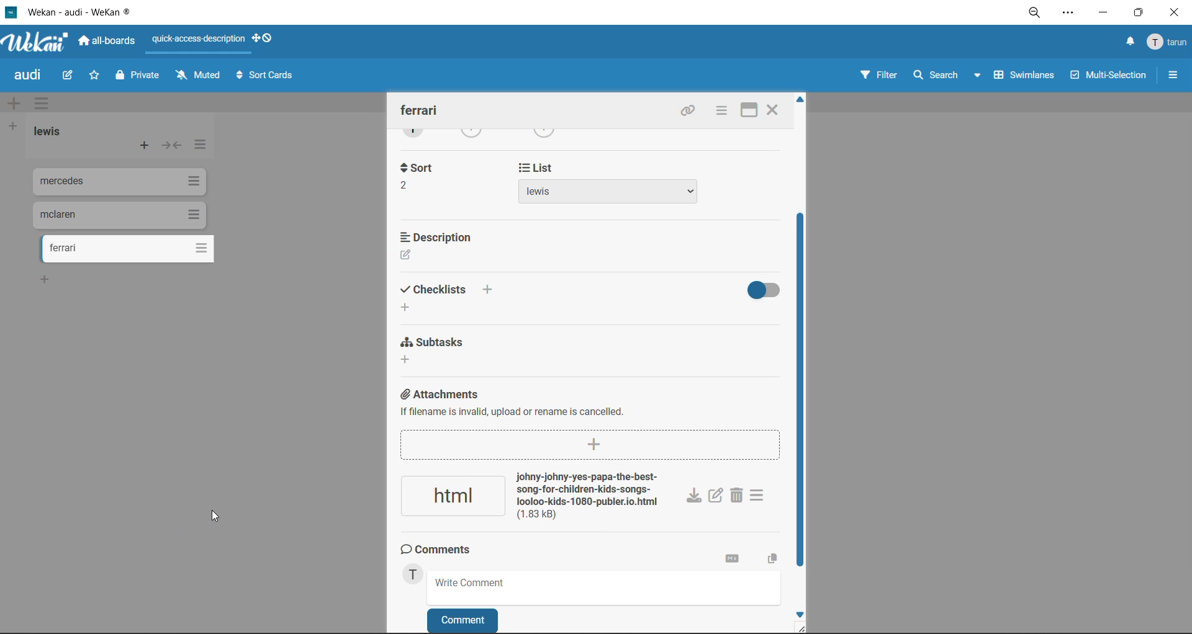 This screenshot has width=1192, height=634. What do you see at coordinates (203, 147) in the screenshot?
I see `list actions` at bounding box center [203, 147].